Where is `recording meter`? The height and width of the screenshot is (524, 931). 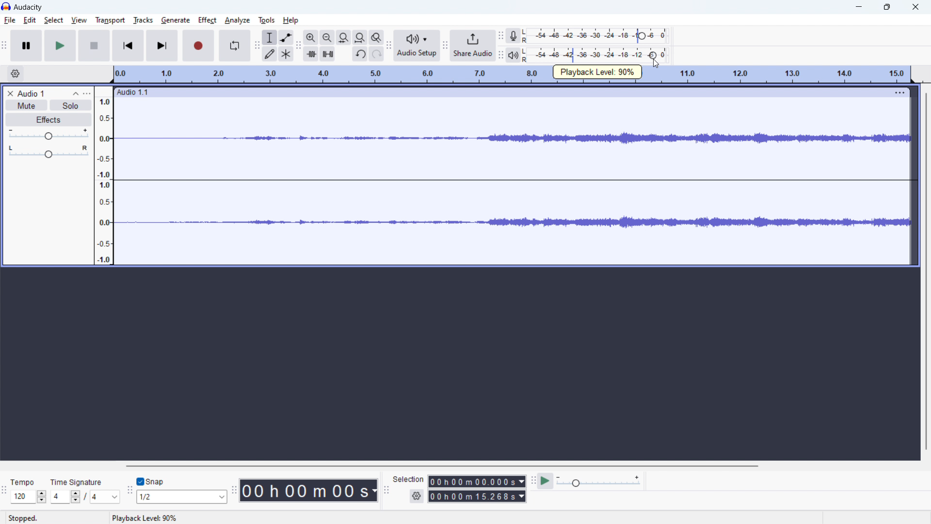 recording meter is located at coordinates (514, 36).